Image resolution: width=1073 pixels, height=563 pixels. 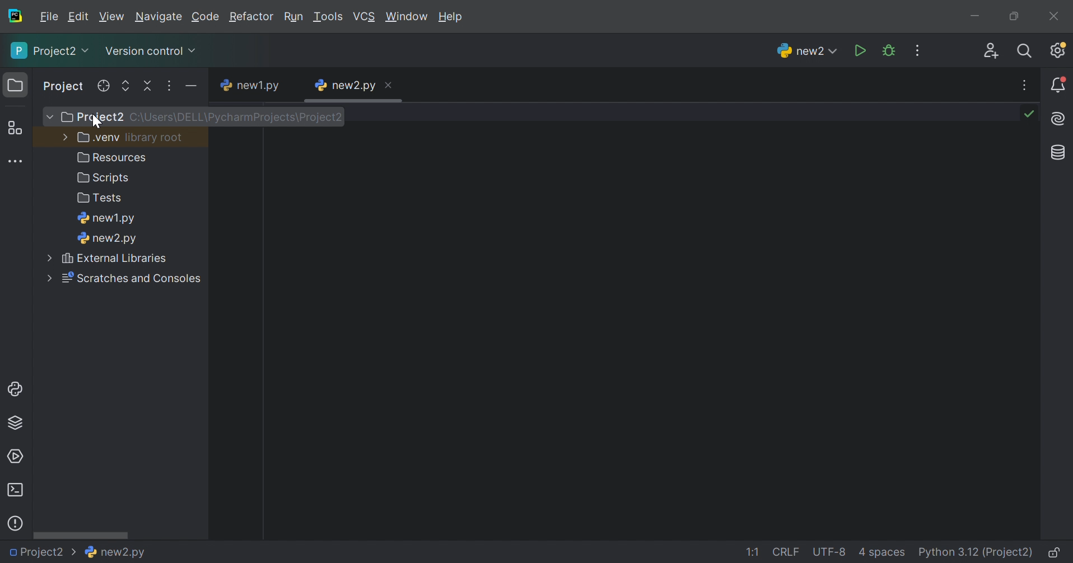 I want to click on new2.py, so click(x=119, y=554).